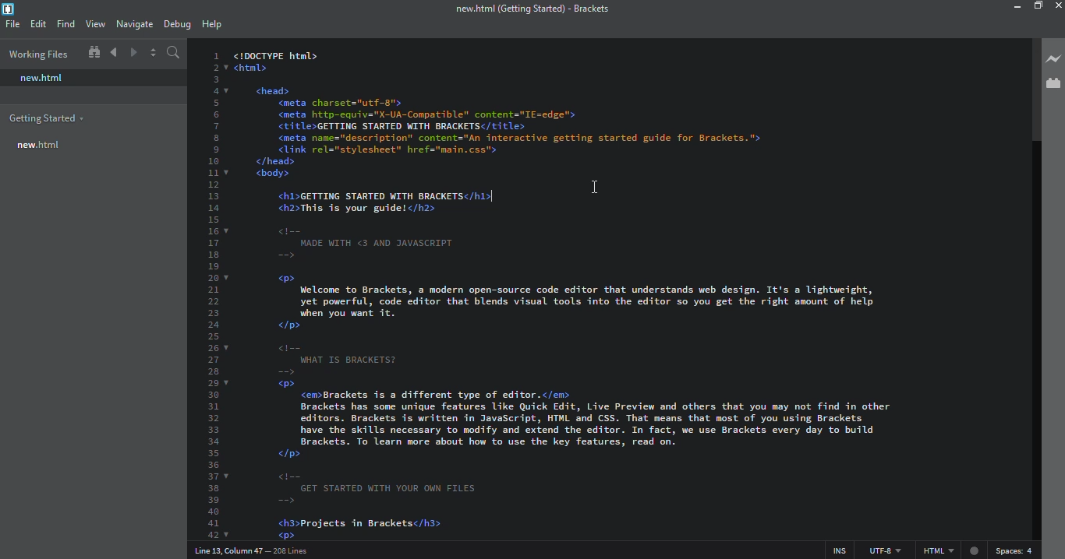 The image size is (1065, 559). I want to click on brackets, so click(531, 8).